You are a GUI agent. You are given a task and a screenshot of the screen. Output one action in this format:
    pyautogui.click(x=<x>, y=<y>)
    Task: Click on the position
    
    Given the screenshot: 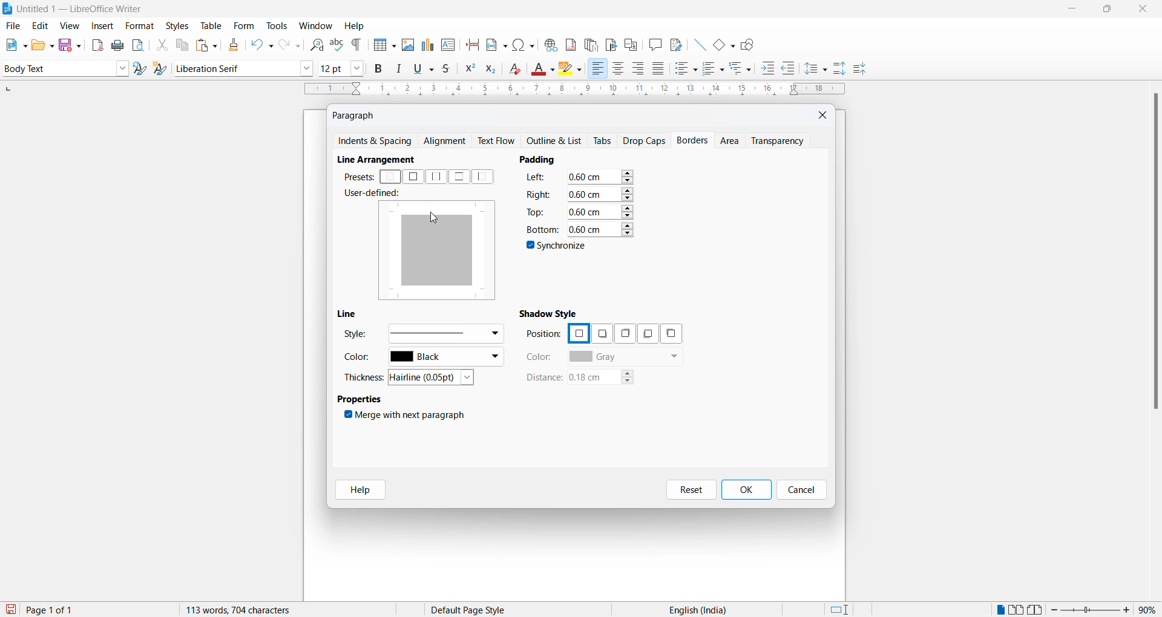 What is the action you would take?
    pyautogui.click(x=543, y=335)
    